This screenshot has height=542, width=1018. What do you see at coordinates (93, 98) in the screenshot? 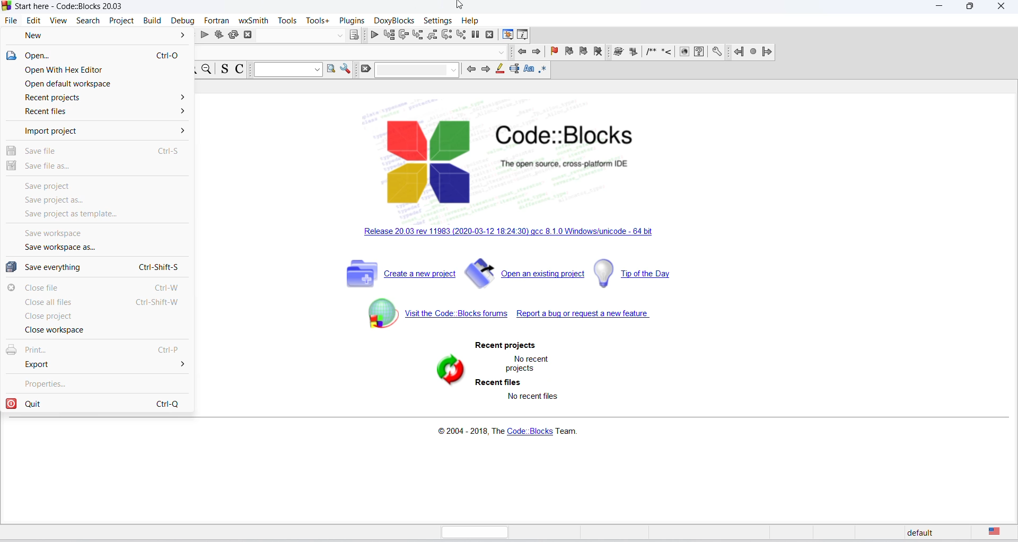
I see `recent project` at bounding box center [93, 98].